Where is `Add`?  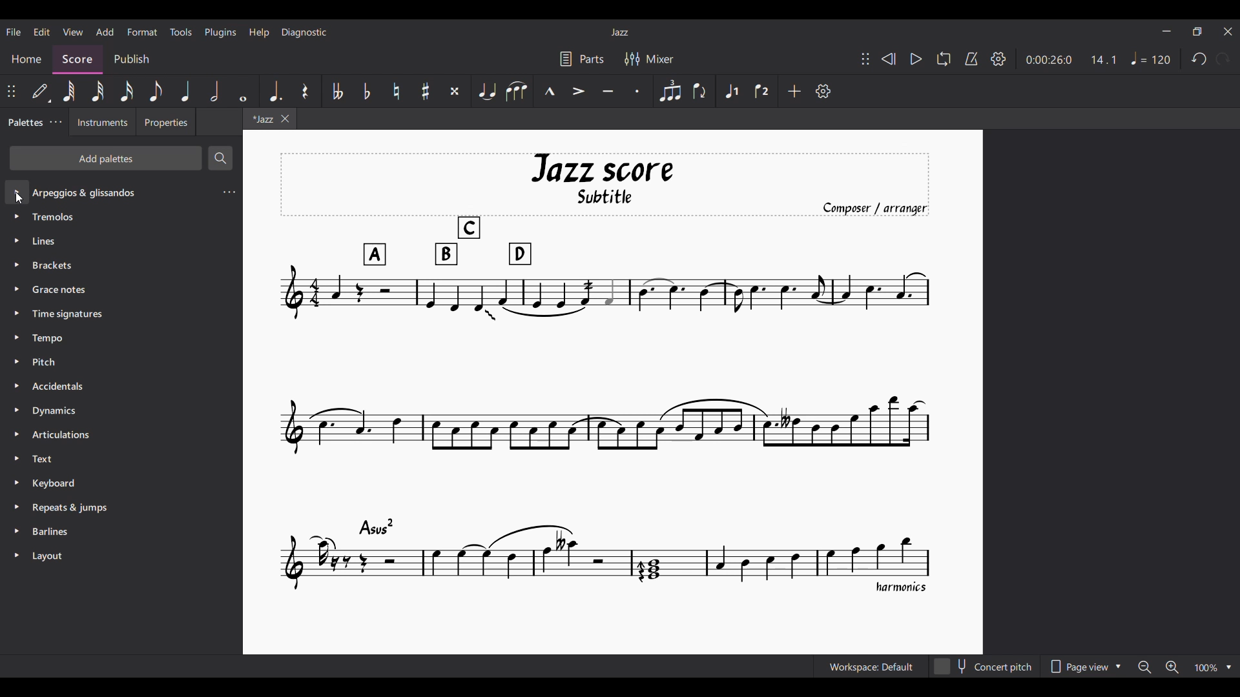 Add is located at coordinates (794, 91).